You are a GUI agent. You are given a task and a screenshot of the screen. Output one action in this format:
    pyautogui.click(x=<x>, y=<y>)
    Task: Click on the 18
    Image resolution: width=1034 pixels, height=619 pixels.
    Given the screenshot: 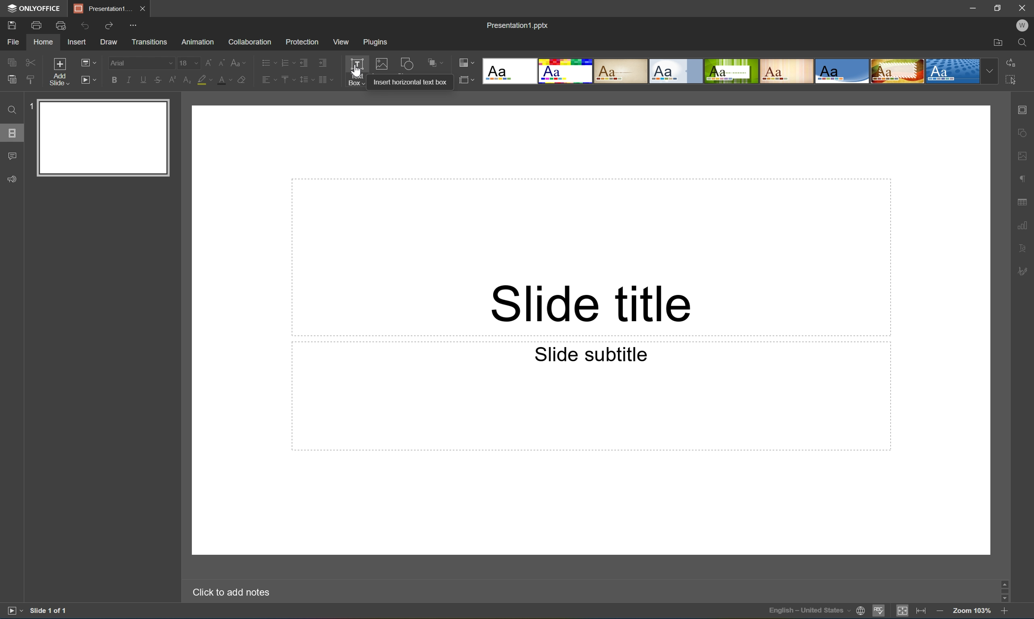 What is the action you would take?
    pyautogui.click(x=189, y=63)
    